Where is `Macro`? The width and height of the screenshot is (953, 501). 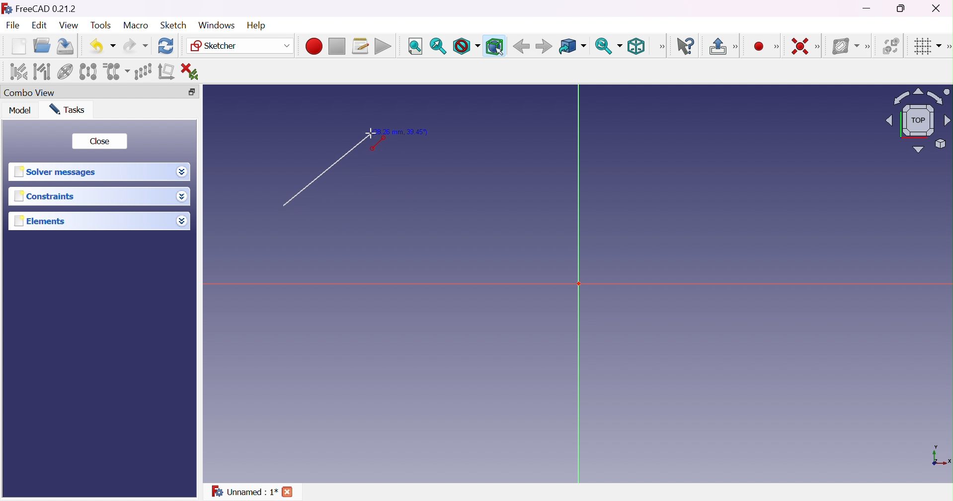
Macro is located at coordinates (135, 25).